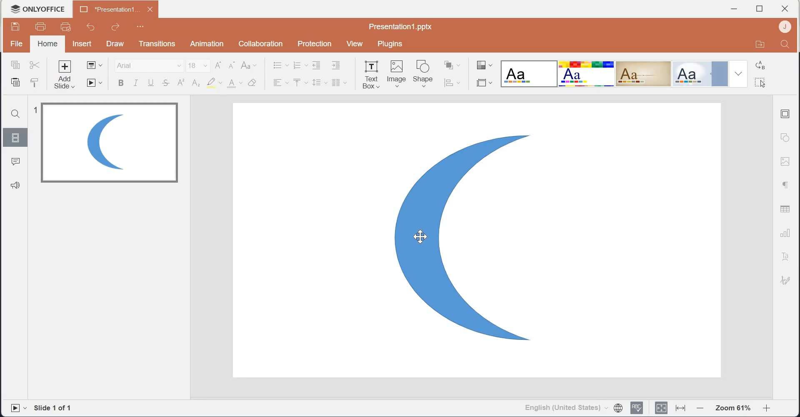 This screenshot has height=417, width=800. Describe the element at coordinates (15, 136) in the screenshot. I see `Slides` at that location.